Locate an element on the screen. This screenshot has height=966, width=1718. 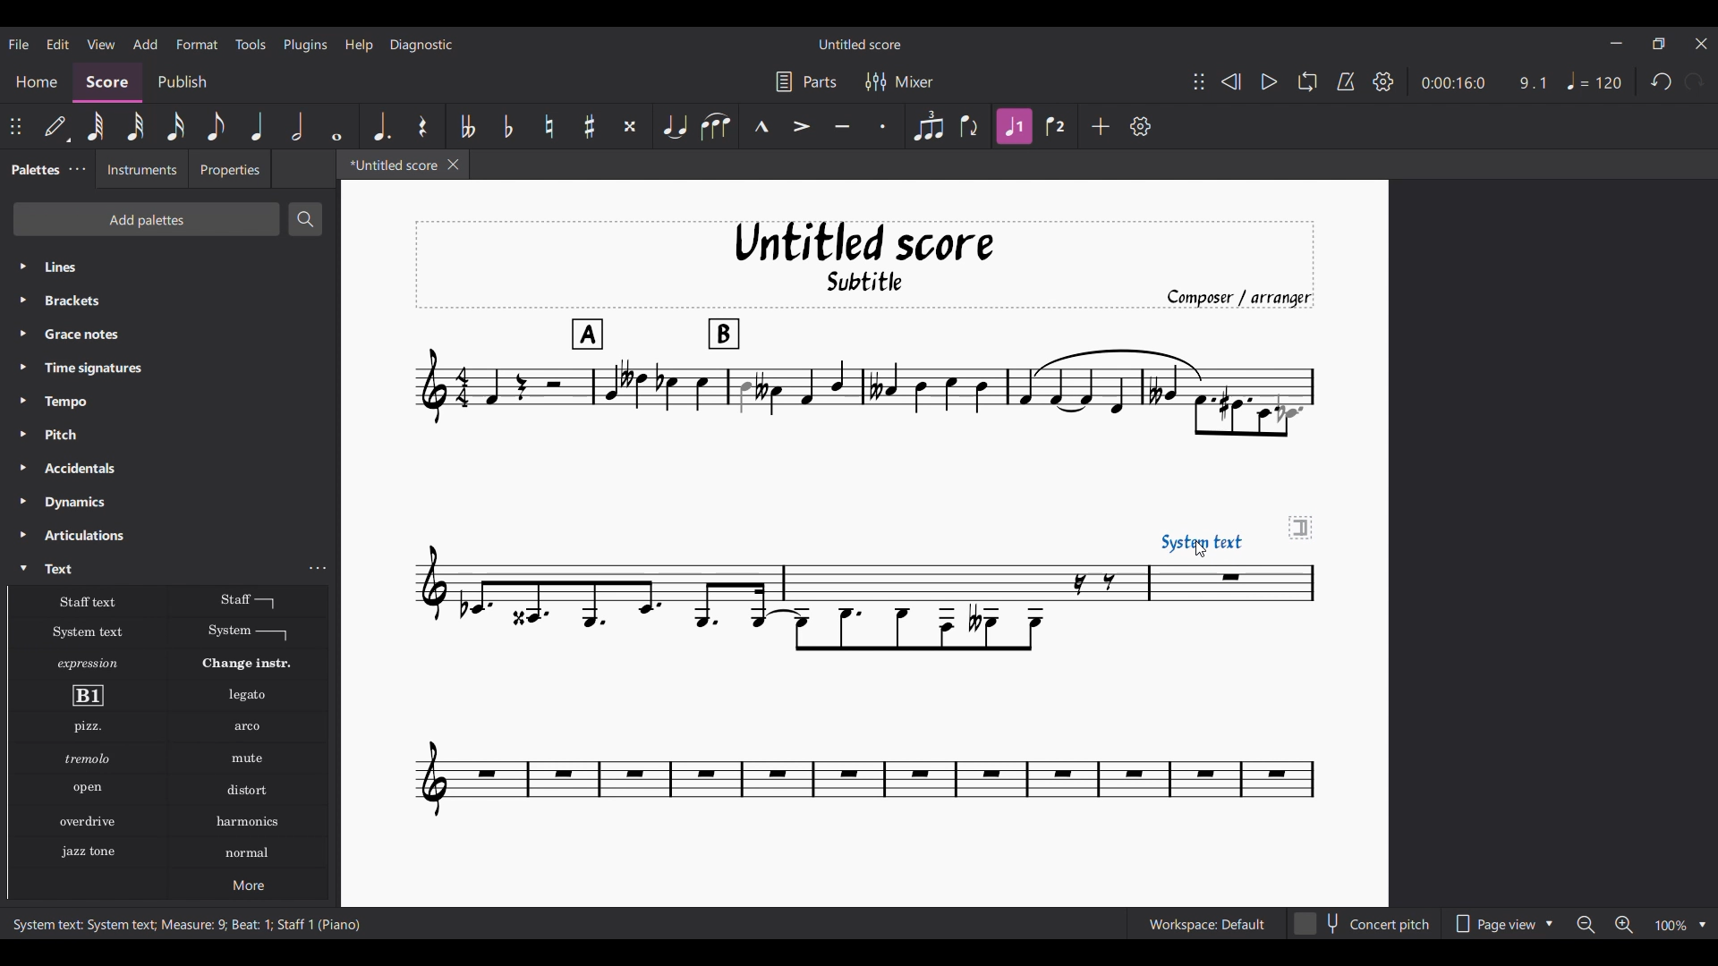
Default is located at coordinates (56, 126).